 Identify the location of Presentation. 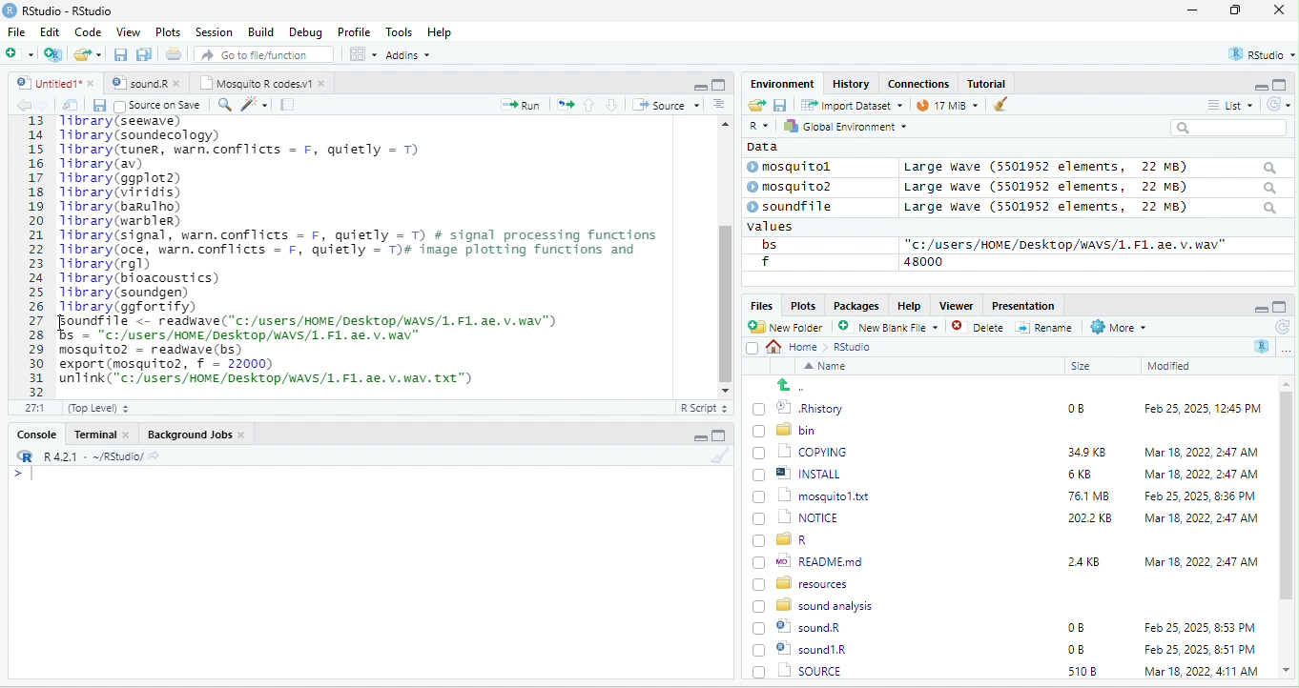
(1021, 305).